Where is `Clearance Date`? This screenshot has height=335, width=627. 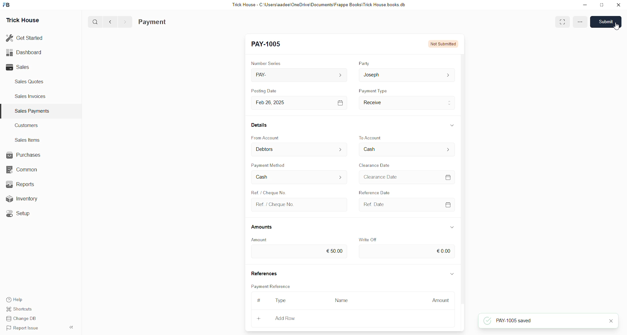 Clearance Date is located at coordinates (375, 165).